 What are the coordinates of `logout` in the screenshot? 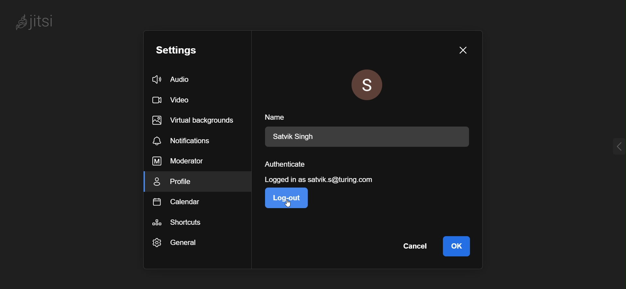 It's located at (290, 199).